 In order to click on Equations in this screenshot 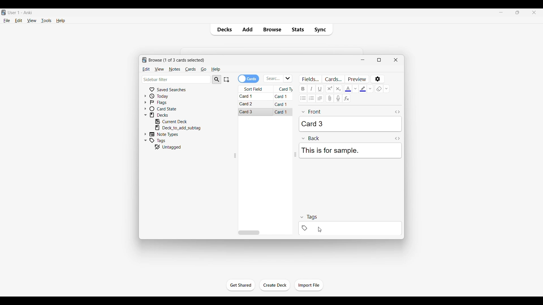, I will do `click(346, 98)`.